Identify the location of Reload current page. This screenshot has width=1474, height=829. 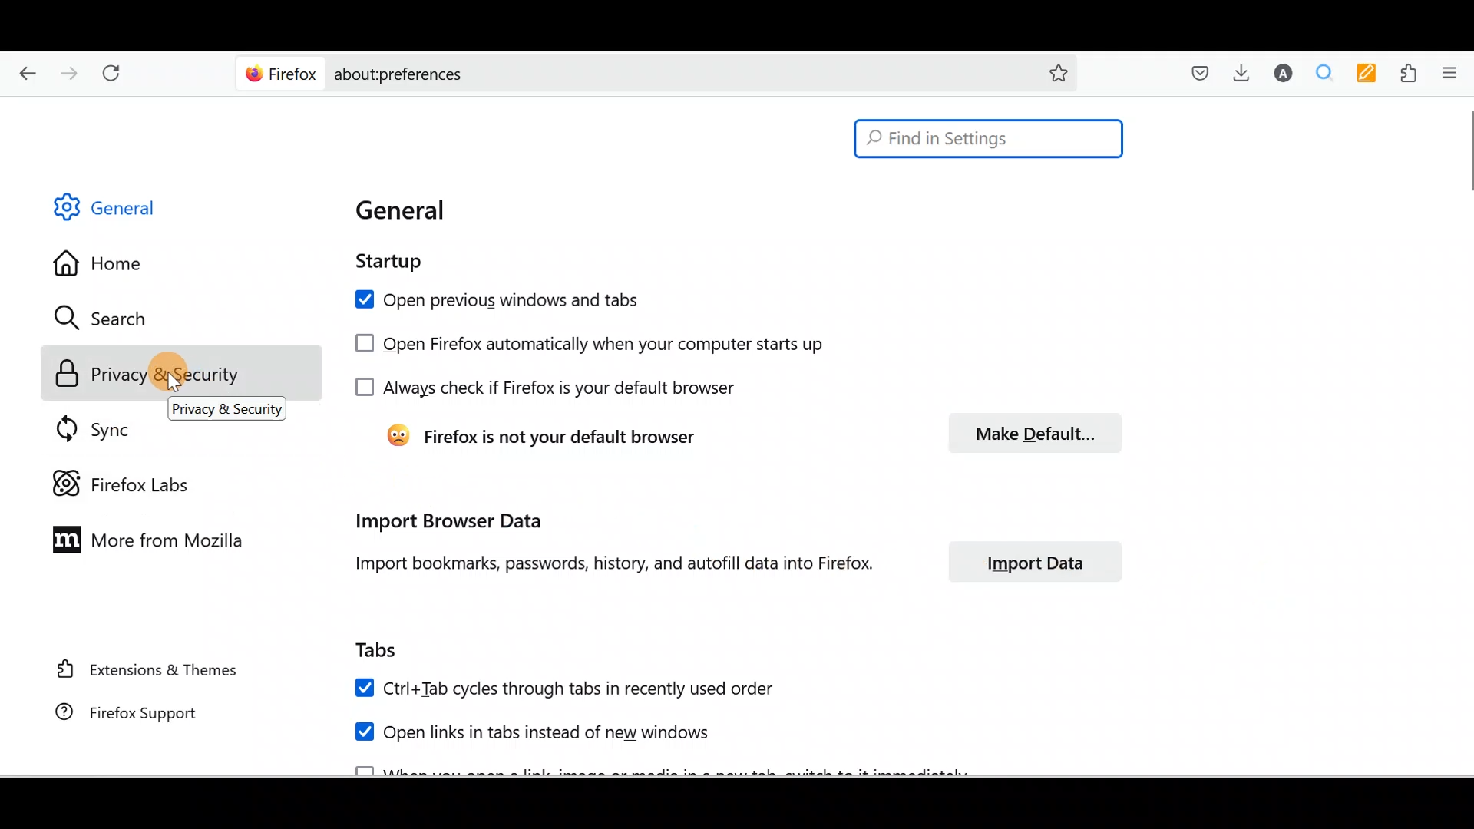
(111, 74).